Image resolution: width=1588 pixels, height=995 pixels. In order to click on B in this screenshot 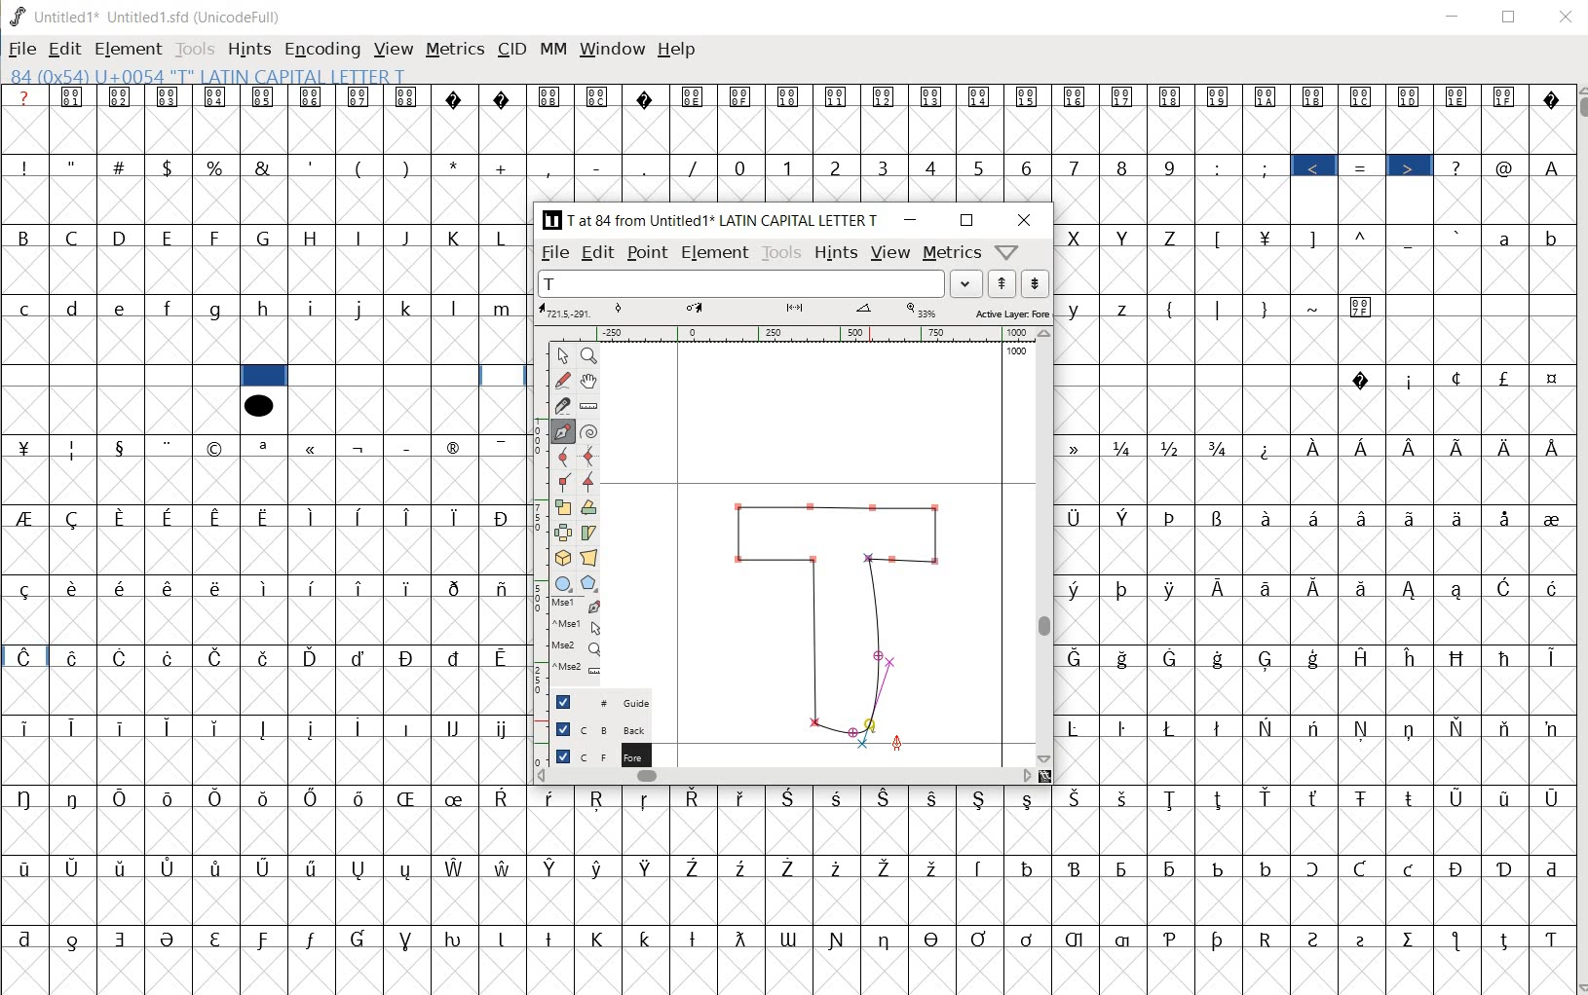, I will do `click(25, 239)`.